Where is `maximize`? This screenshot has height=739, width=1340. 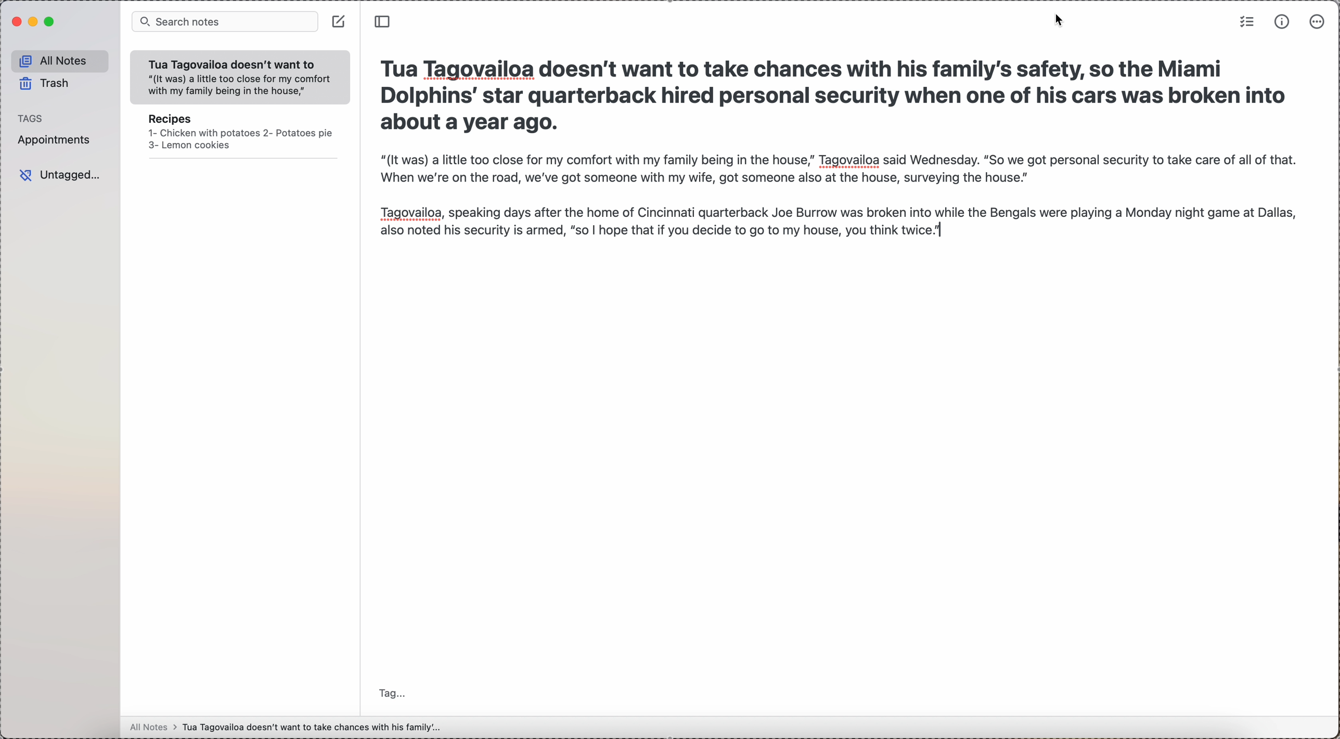
maximize is located at coordinates (50, 23).